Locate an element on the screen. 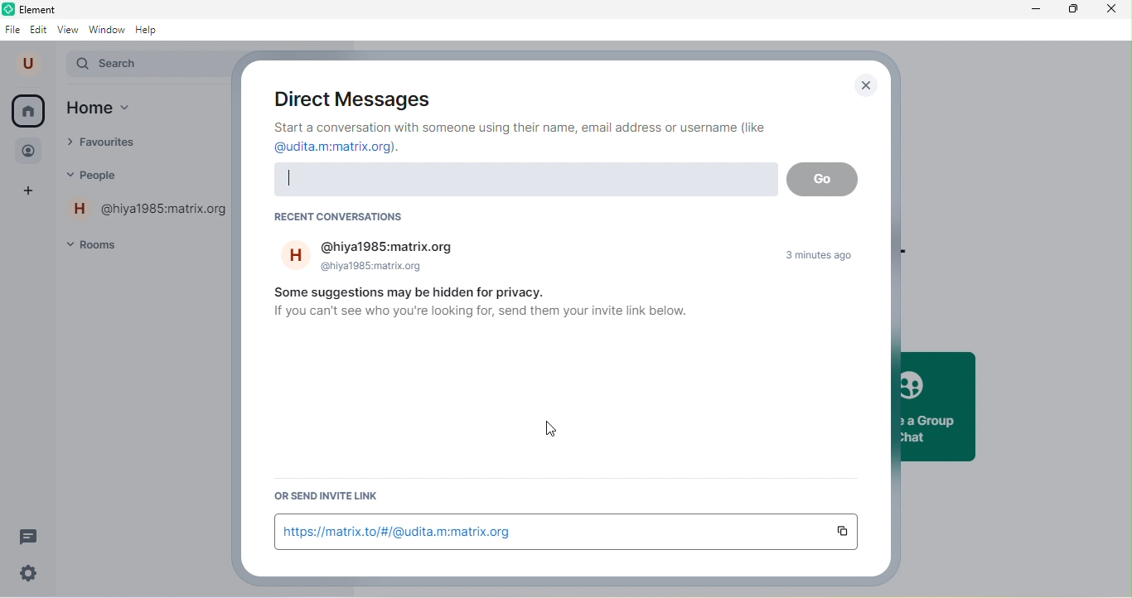 This screenshot has width=1132, height=598. cursor movement is located at coordinates (560, 434).